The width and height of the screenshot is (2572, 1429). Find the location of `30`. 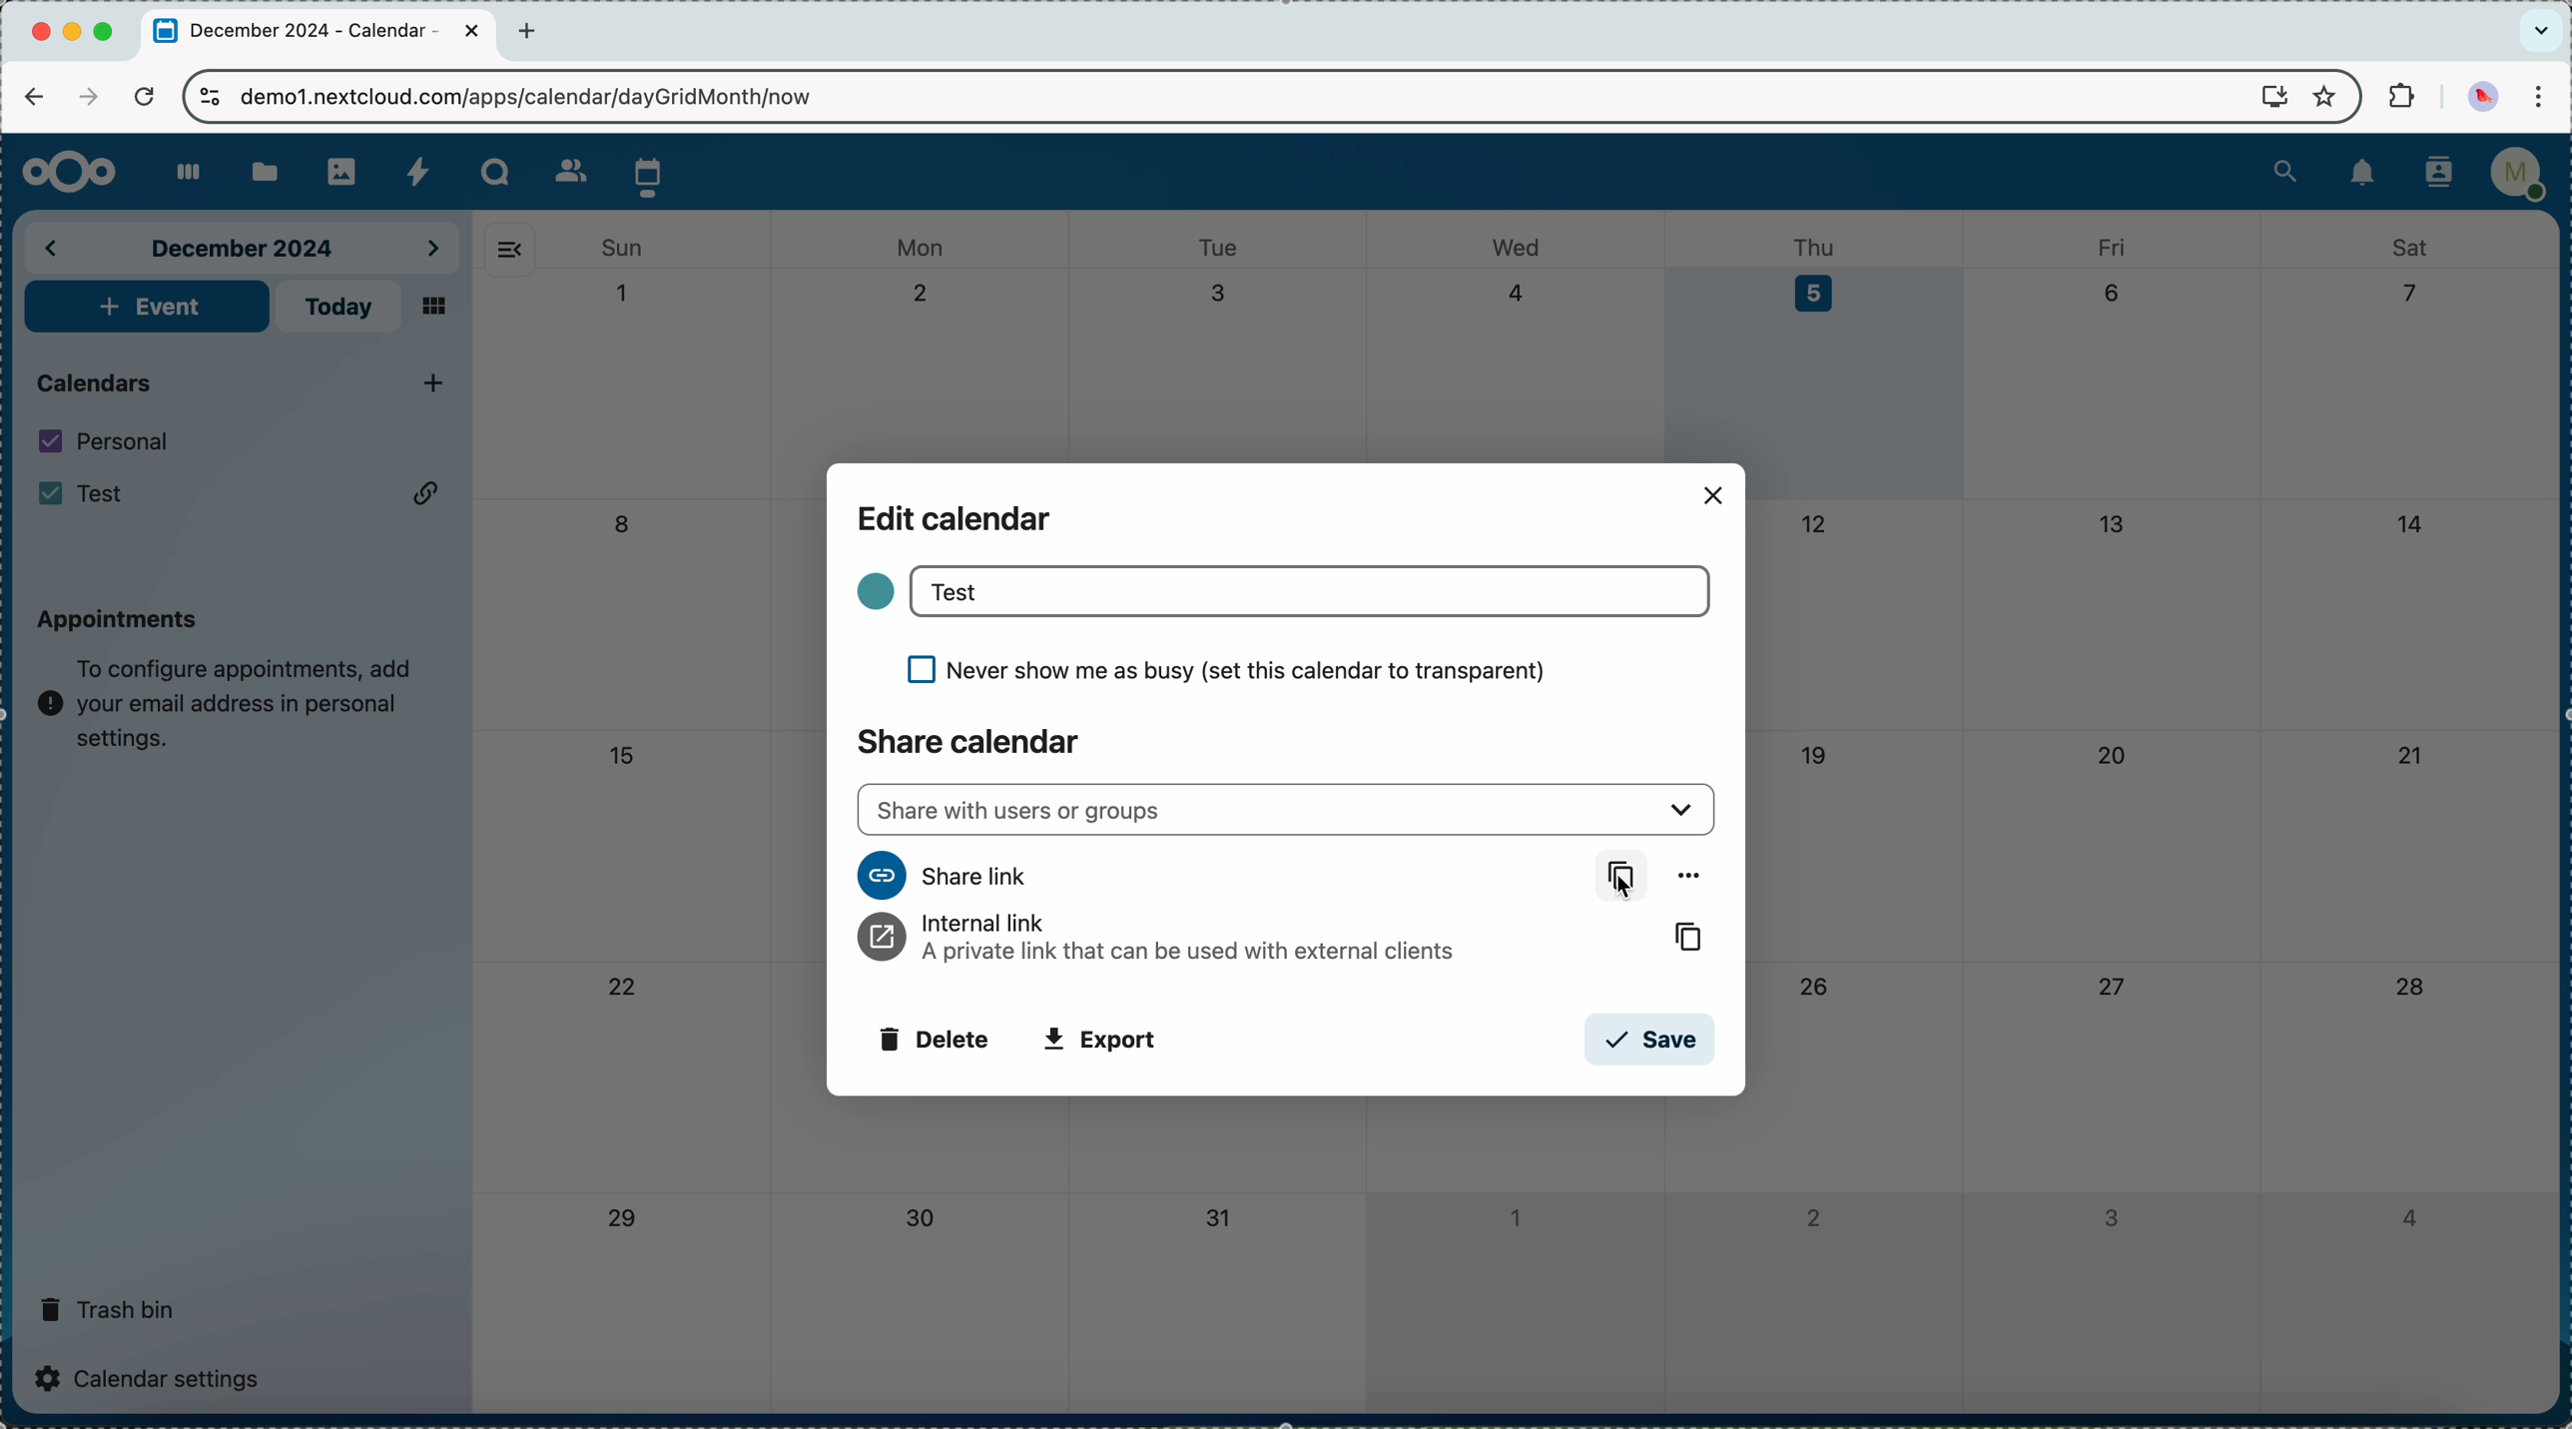

30 is located at coordinates (928, 1221).